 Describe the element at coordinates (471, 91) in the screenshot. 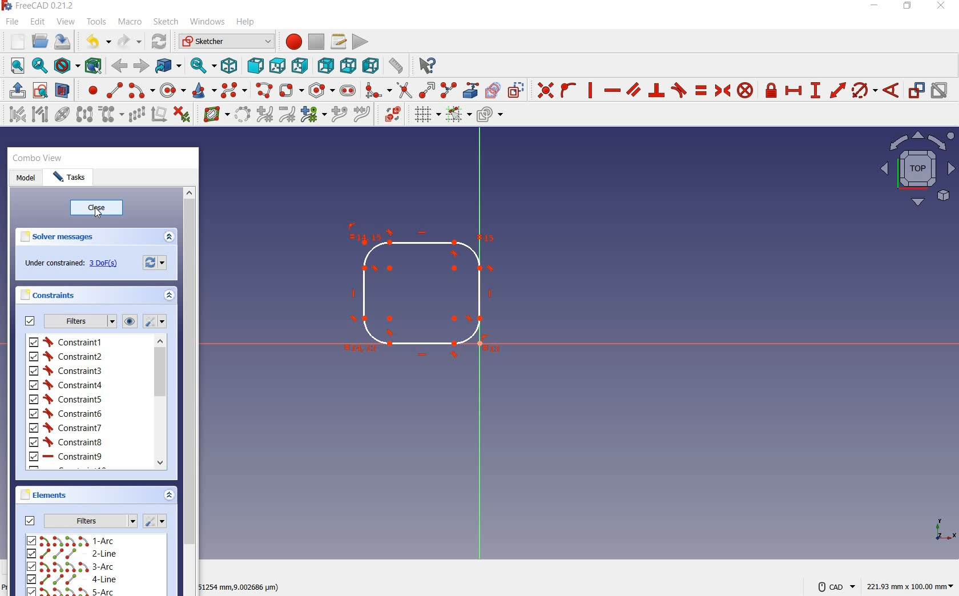

I see `create external geometry` at that location.